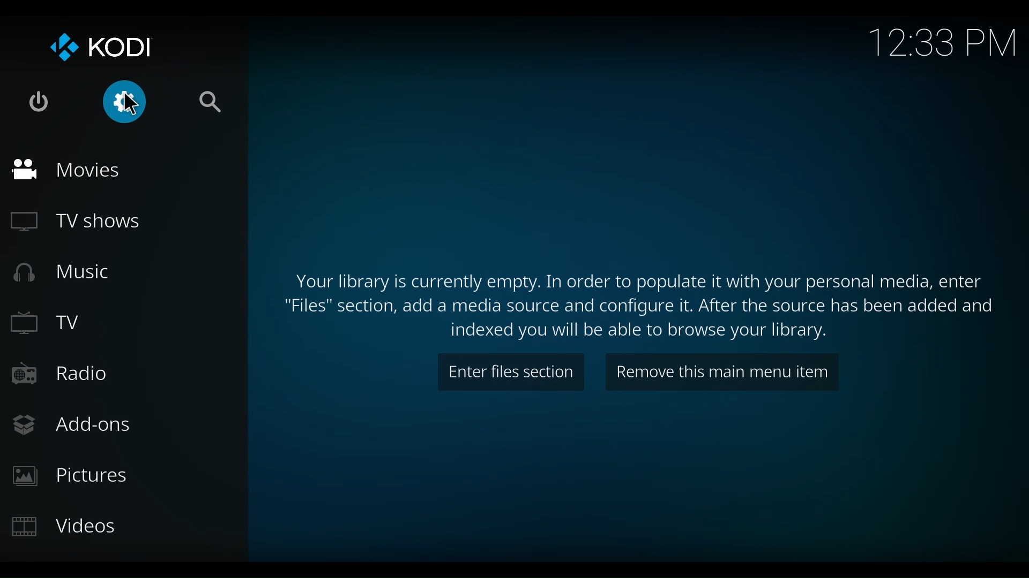 Image resolution: width=1029 pixels, height=578 pixels. What do you see at coordinates (76, 222) in the screenshot?
I see `TV Shows` at bounding box center [76, 222].